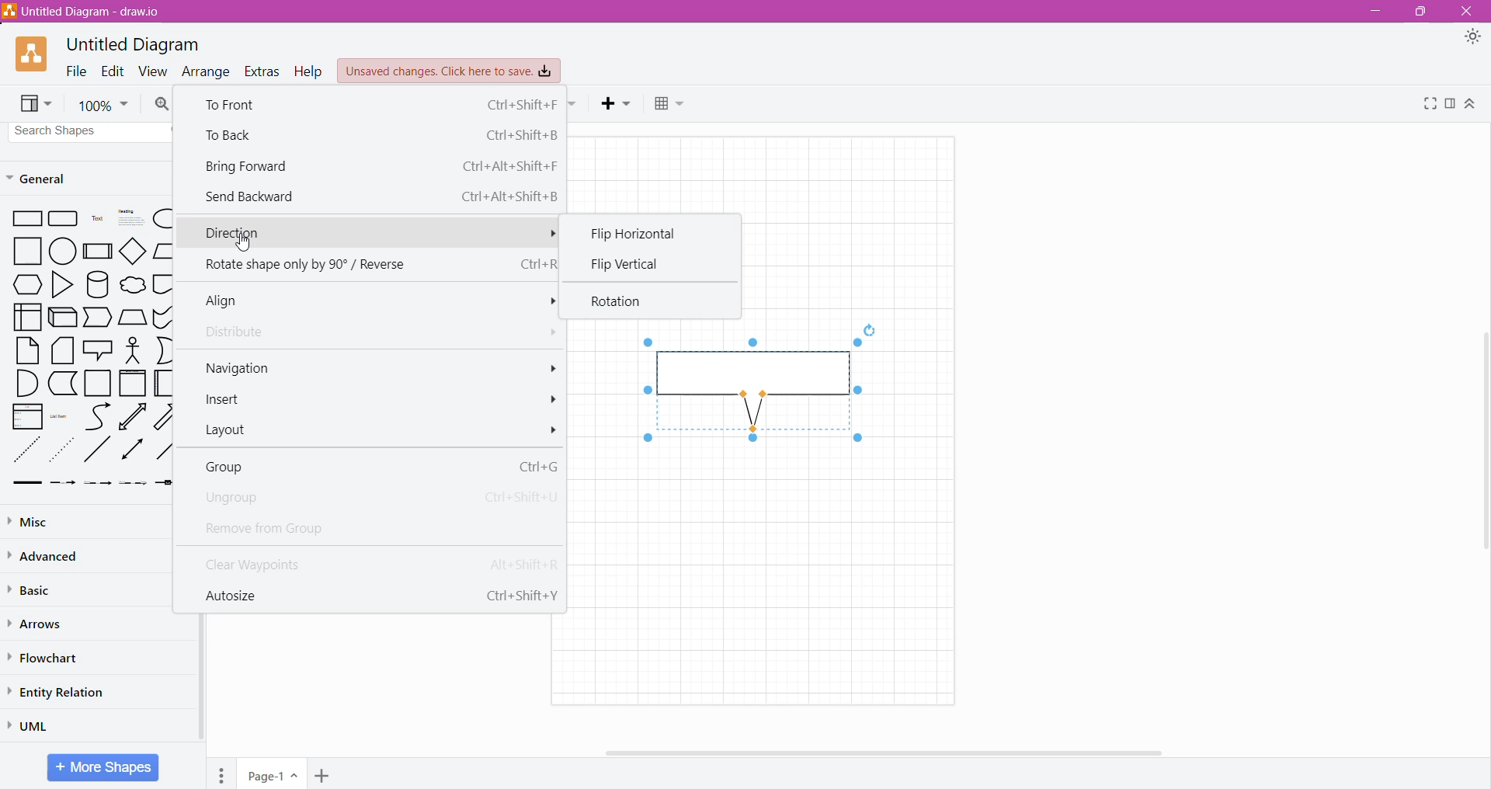 This screenshot has height=789, width=1491. Describe the element at coordinates (64, 450) in the screenshot. I see `Dotted Arrow ` at that location.